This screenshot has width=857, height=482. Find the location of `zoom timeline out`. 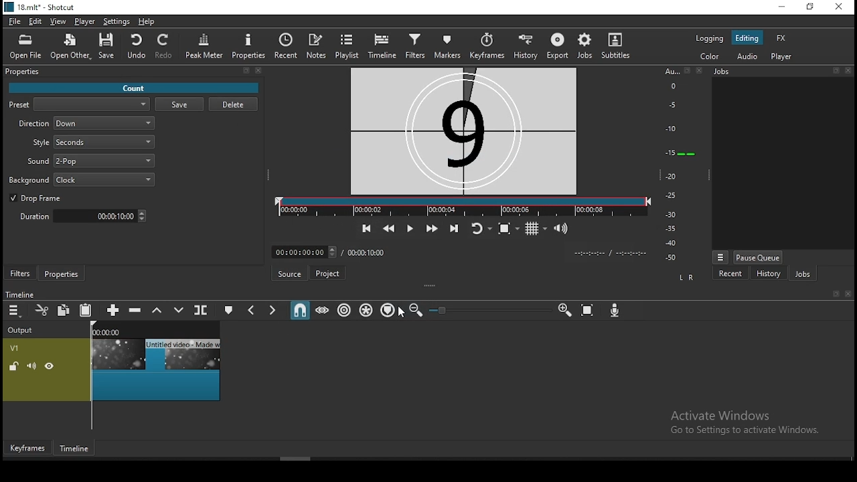

zoom timeline out is located at coordinates (416, 311).